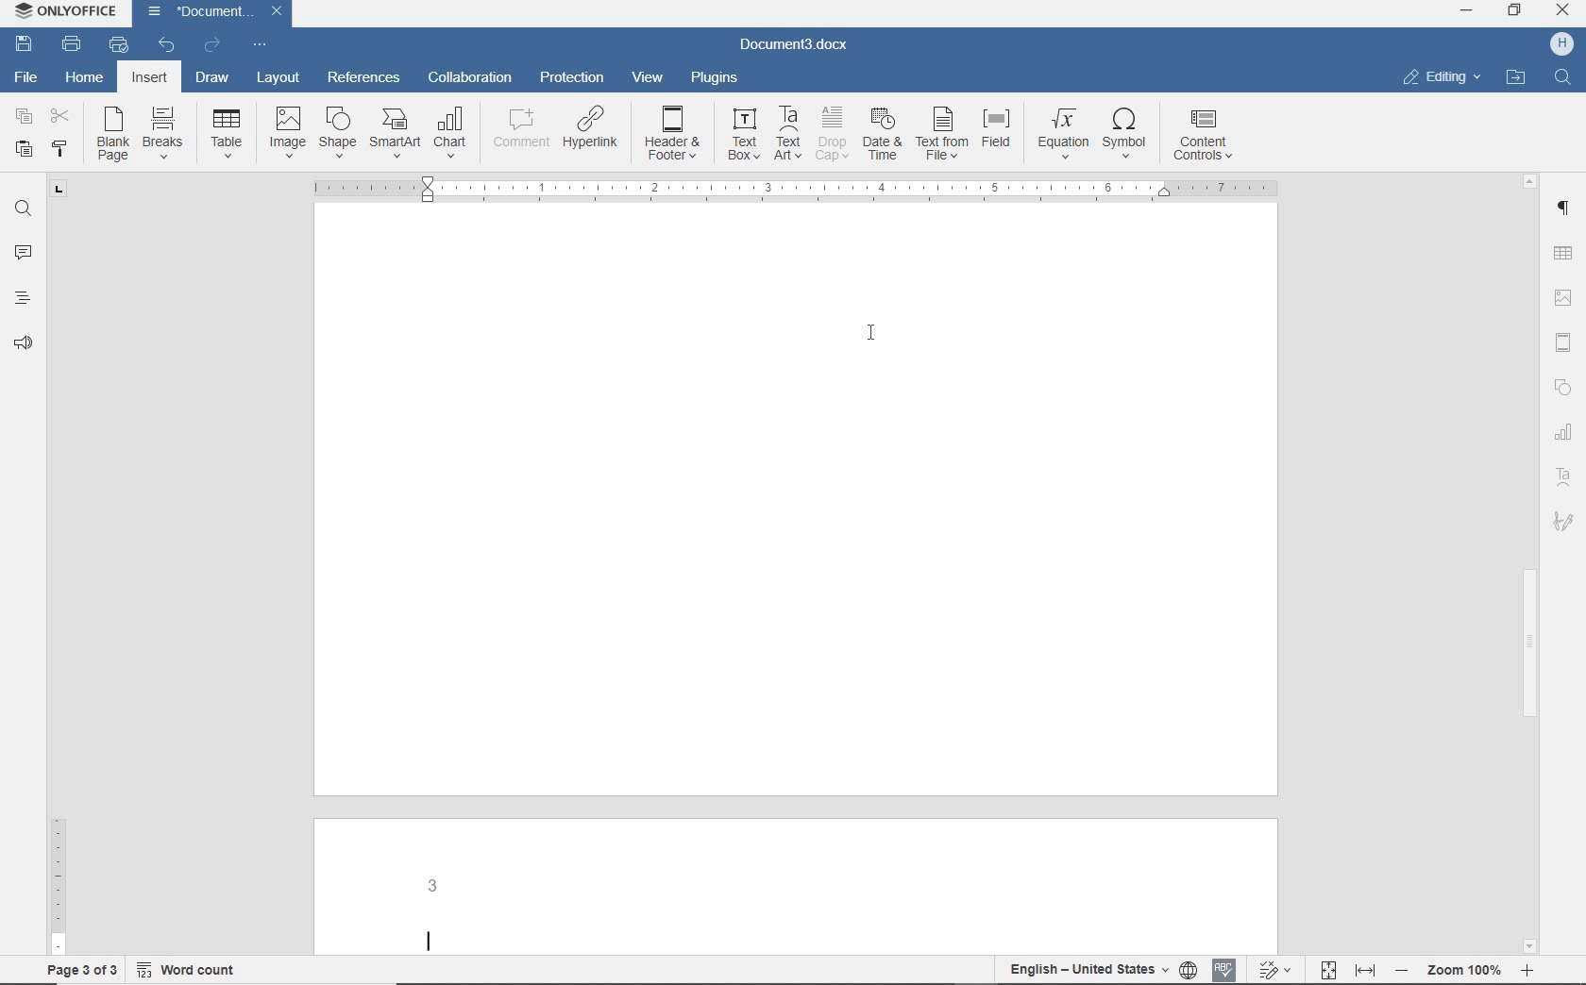 This screenshot has width=1586, height=985. What do you see at coordinates (167, 136) in the screenshot?
I see `BREAKS` at bounding box center [167, 136].